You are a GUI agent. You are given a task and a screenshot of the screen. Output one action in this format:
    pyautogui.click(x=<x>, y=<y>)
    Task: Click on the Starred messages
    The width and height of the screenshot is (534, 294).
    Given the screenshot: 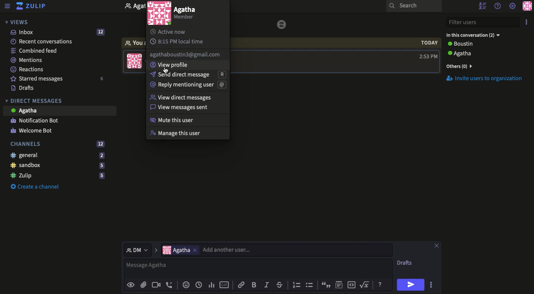 What is the action you would take?
    pyautogui.click(x=58, y=78)
    